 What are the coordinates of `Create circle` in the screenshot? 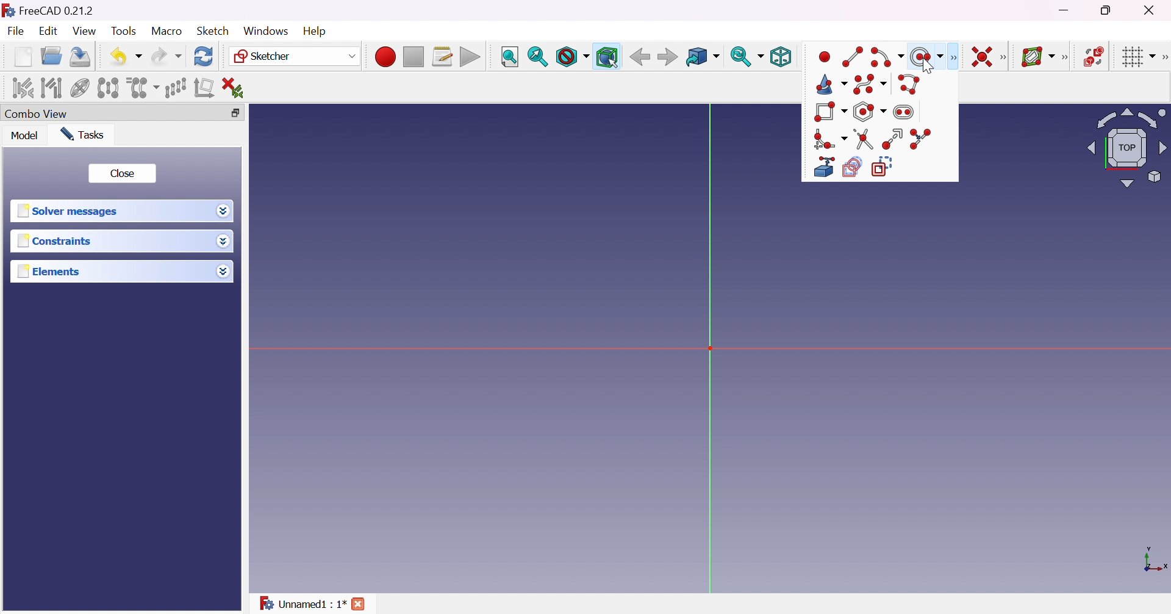 It's located at (926, 57).